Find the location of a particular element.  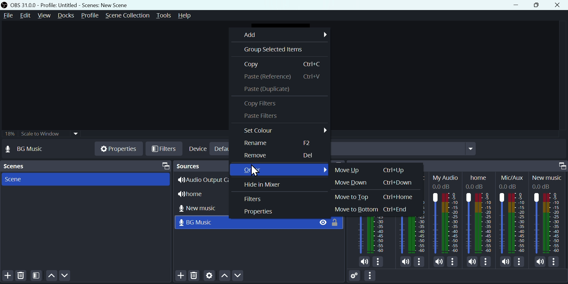

More is located at coordinates (419, 260).